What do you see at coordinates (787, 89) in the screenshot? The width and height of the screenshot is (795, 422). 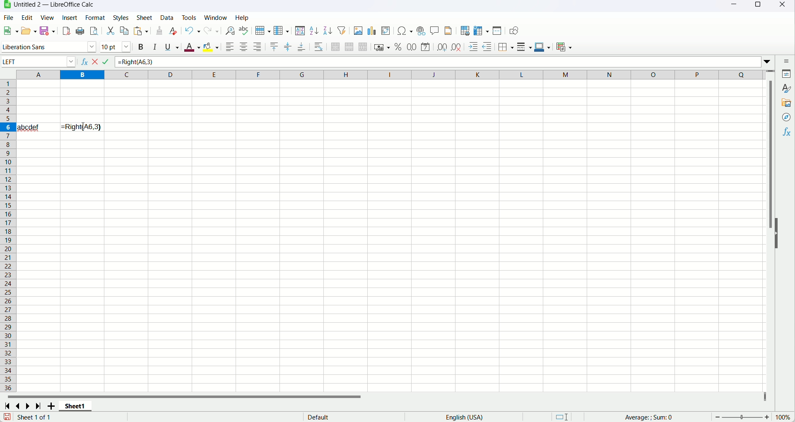 I see `styles` at bounding box center [787, 89].